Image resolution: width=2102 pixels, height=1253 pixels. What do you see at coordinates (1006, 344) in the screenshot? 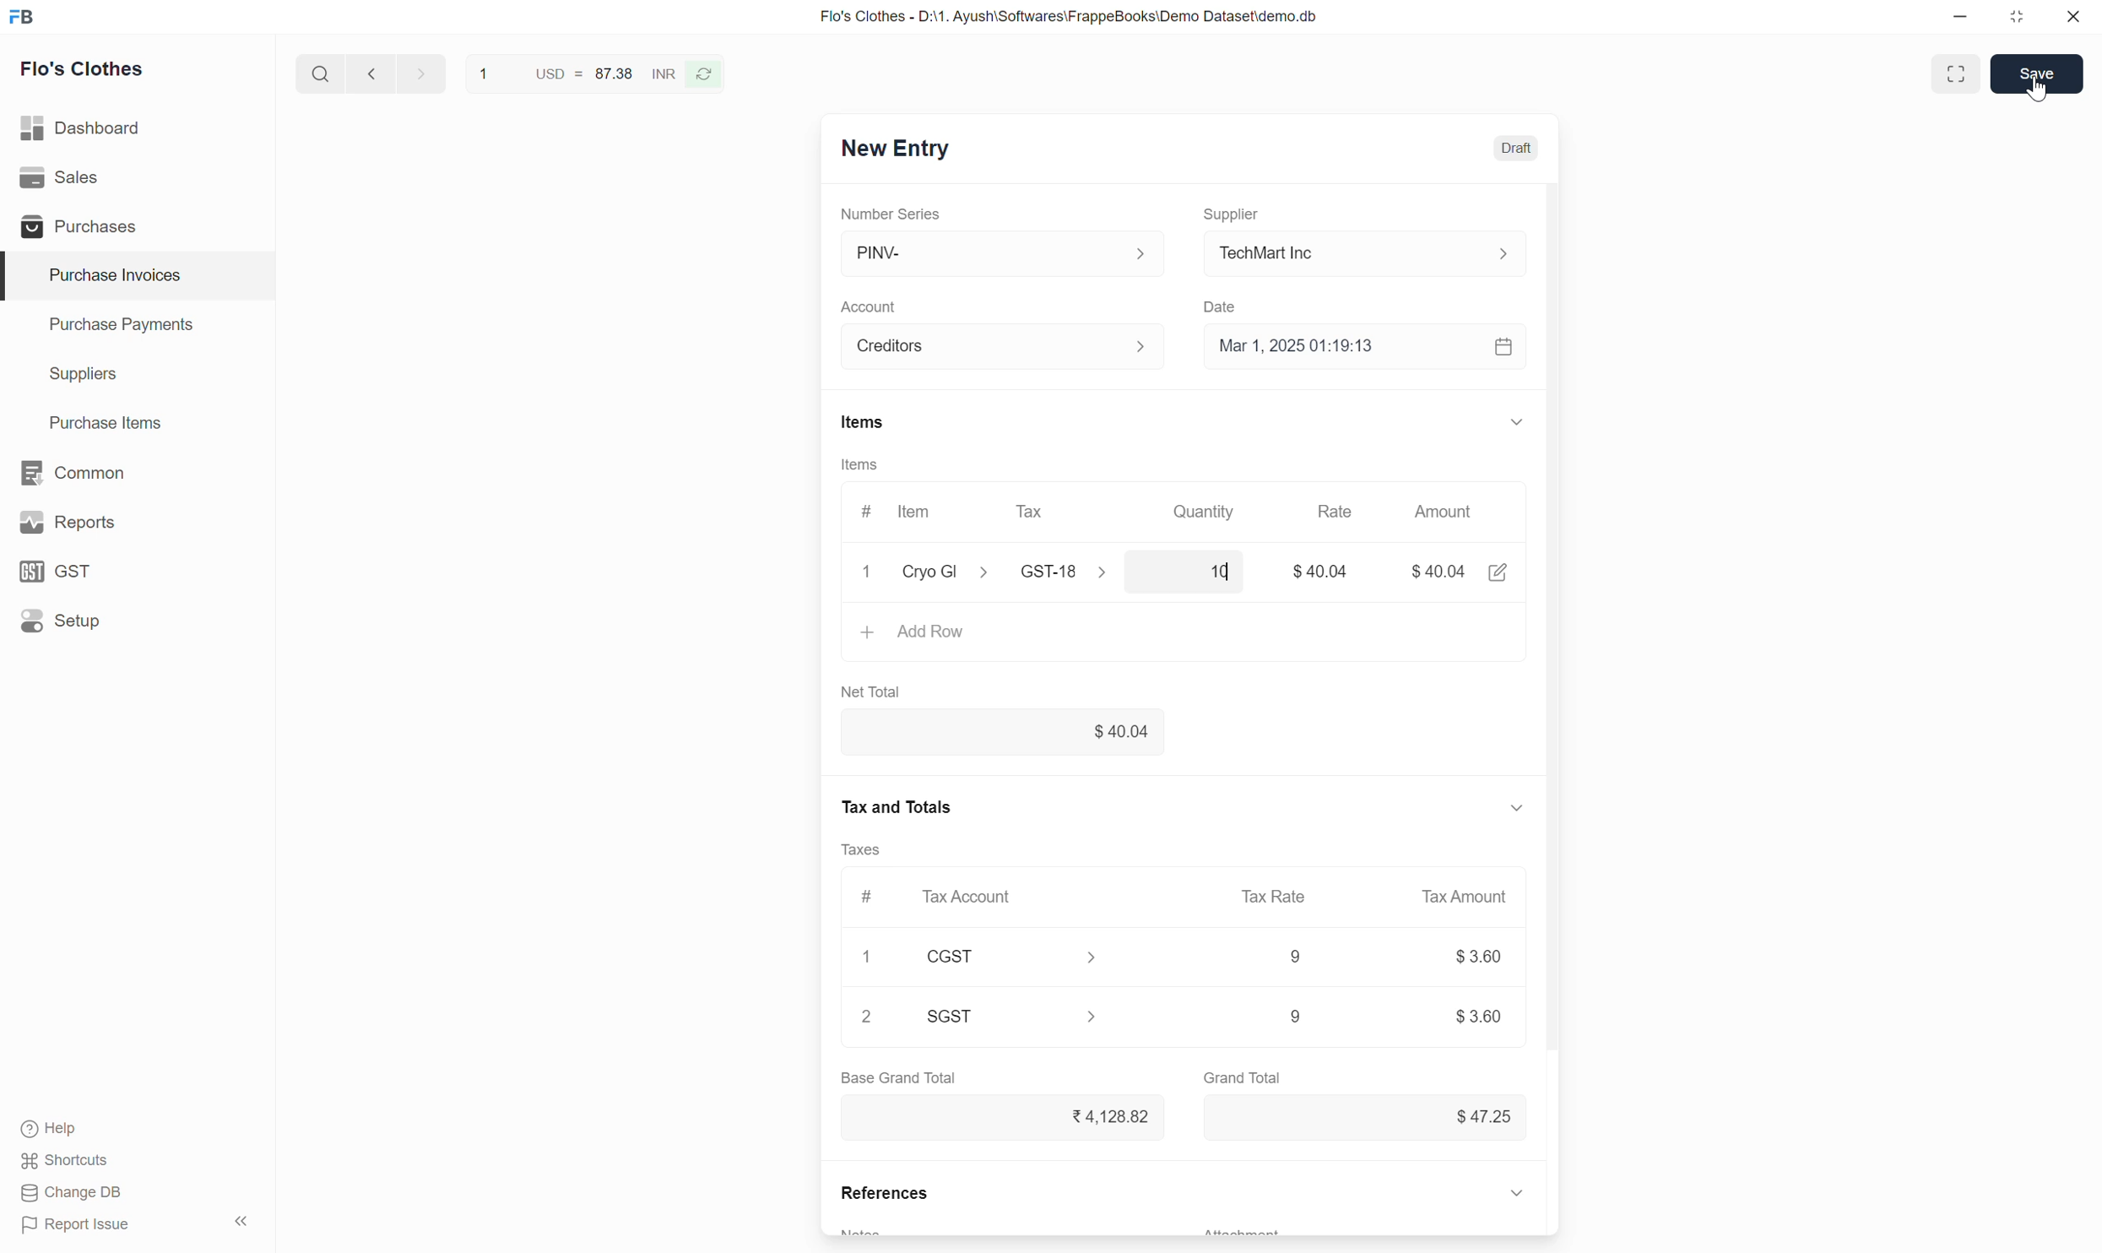
I see `Account ` at bounding box center [1006, 344].